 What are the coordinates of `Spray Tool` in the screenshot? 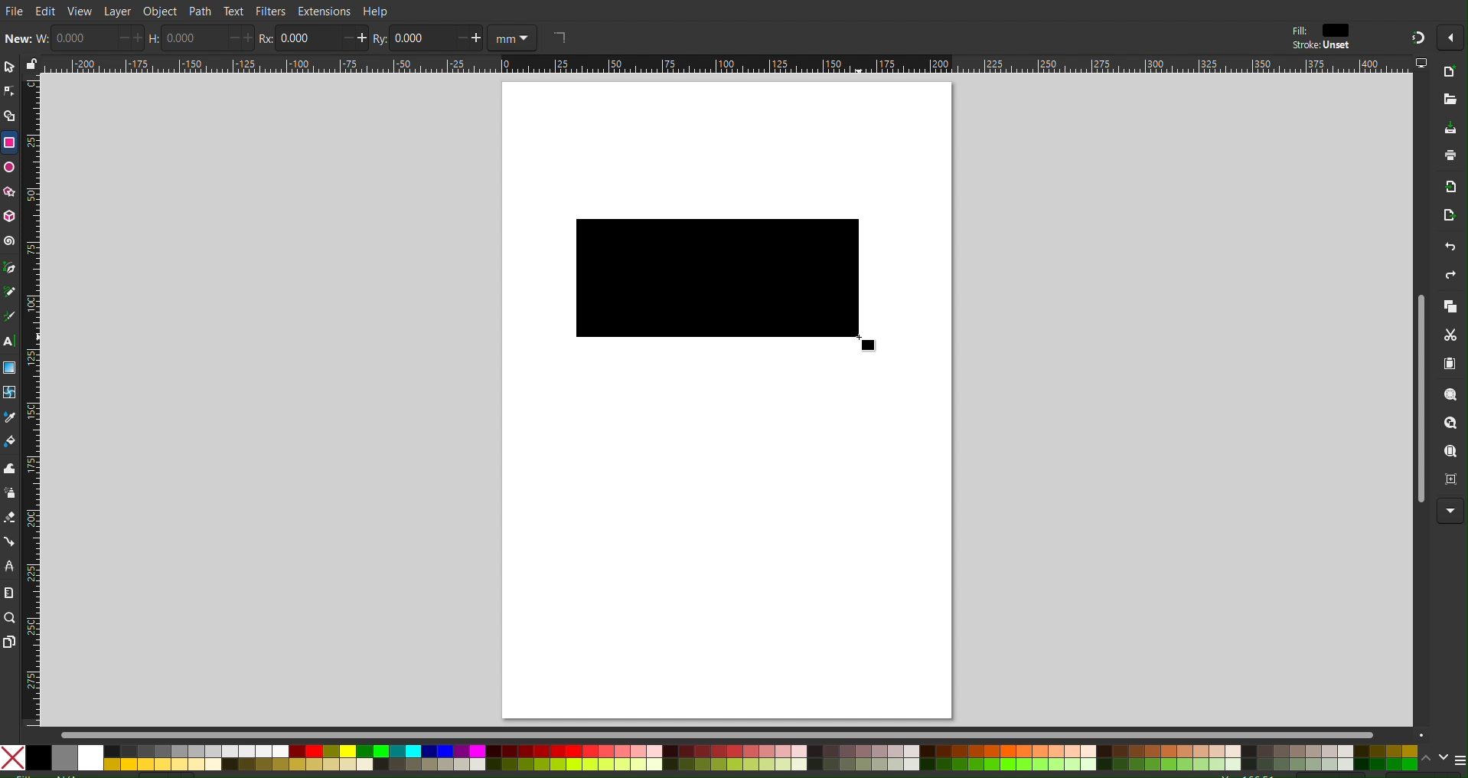 It's located at (9, 495).